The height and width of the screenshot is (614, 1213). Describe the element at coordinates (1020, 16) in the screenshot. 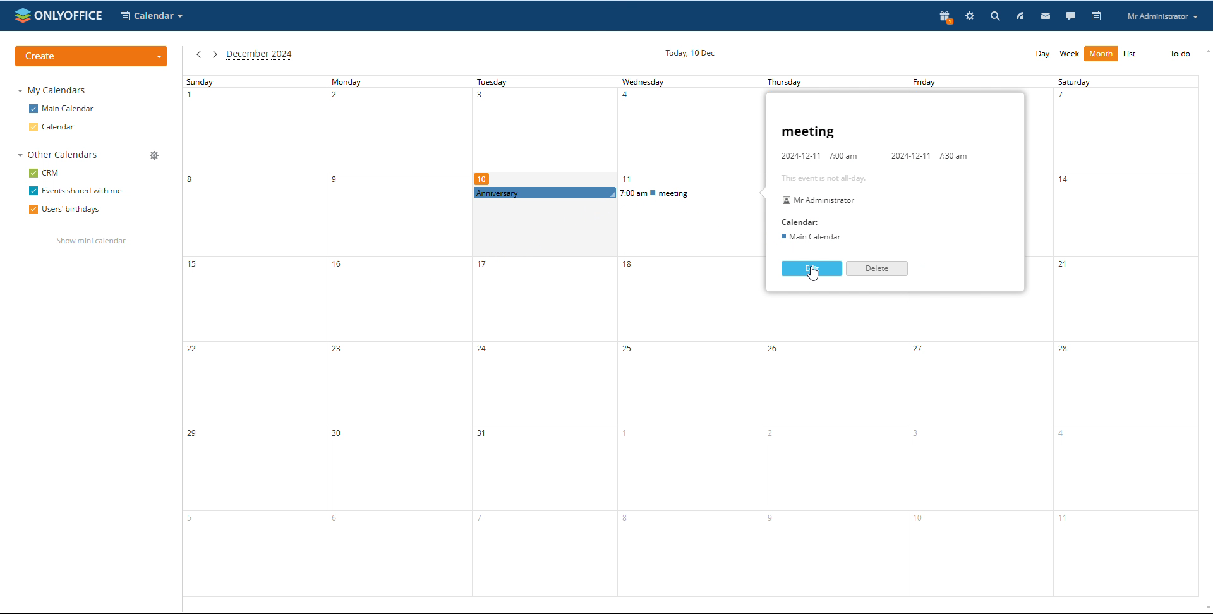

I see `feed` at that location.